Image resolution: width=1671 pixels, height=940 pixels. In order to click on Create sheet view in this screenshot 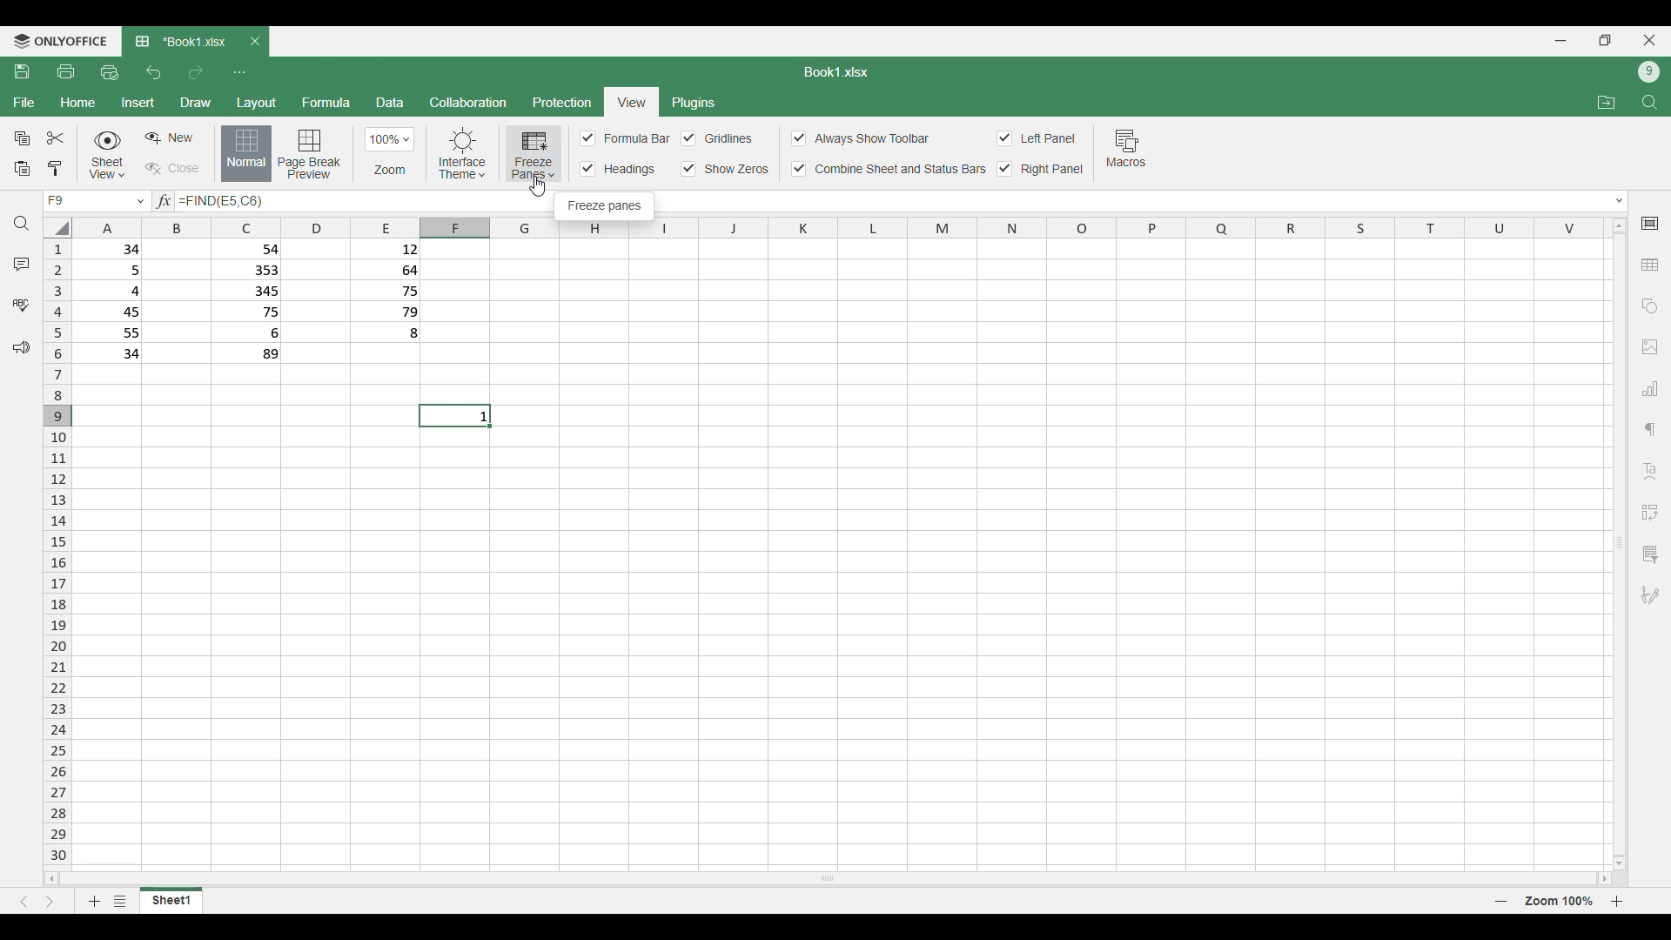, I will do `click(171, 138)`.